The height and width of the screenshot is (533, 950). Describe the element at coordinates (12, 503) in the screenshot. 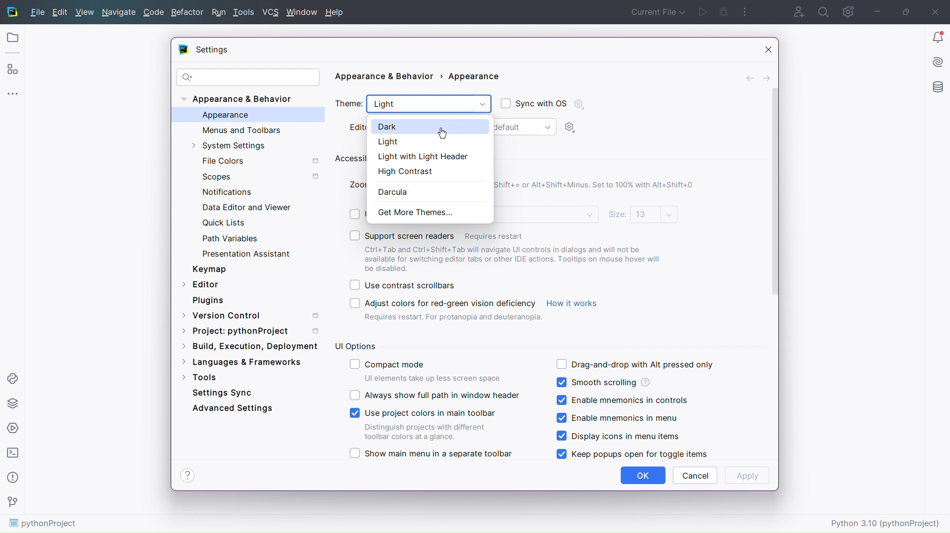

I see `Version Control` at that location.